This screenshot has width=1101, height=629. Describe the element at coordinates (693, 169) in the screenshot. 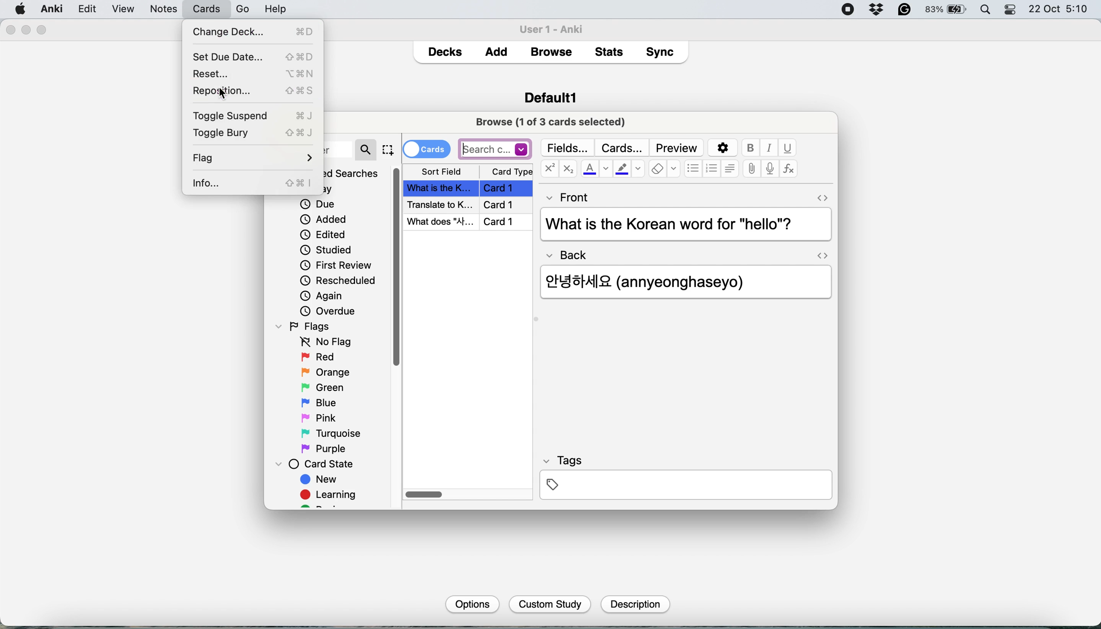

I see `bullet list` at that location.